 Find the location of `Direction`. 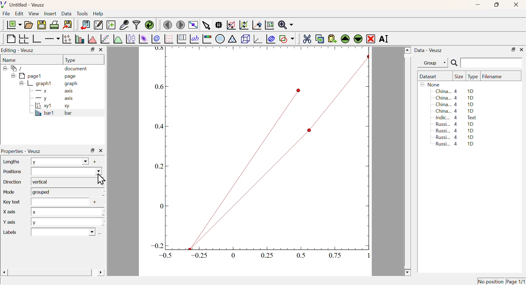

Direction is located at coordinates (12, 182).